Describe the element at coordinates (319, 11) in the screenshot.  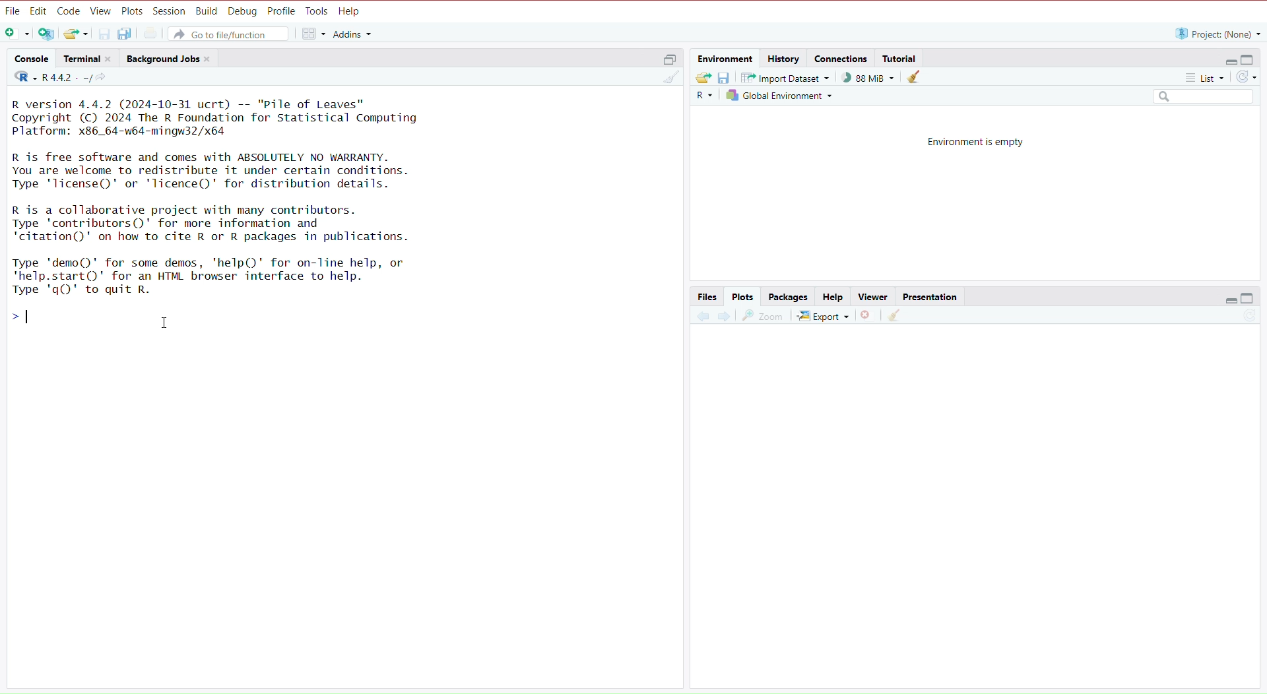
I see `Tools` at that location.